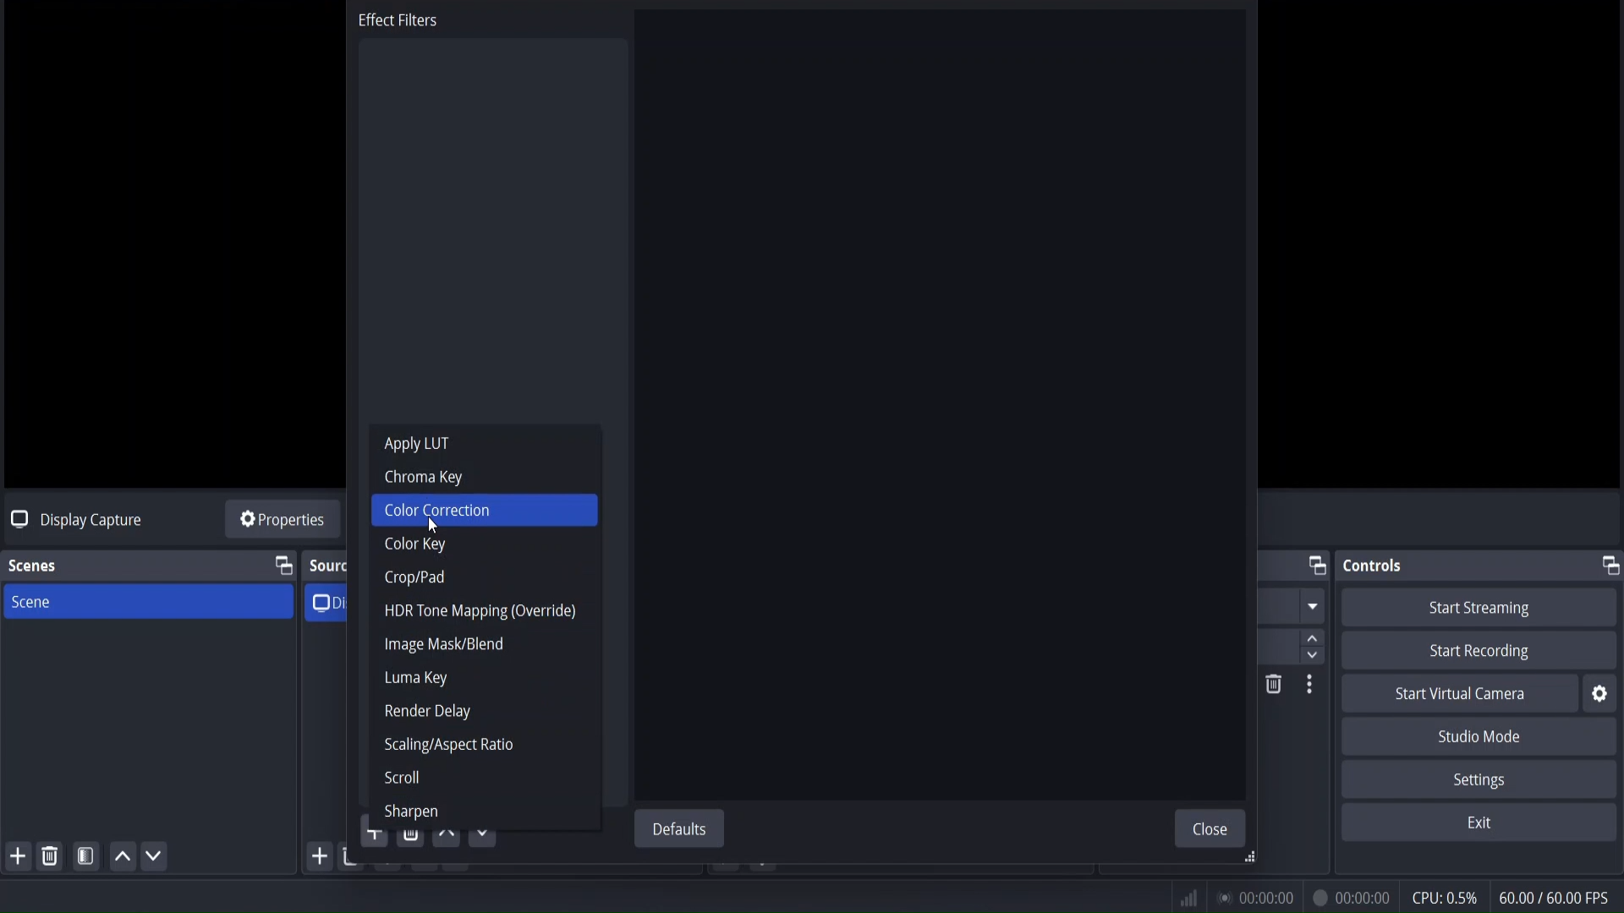 This screenshot has width=1624, height=913. What do you see at coordinates (52, 856) in the screenshot?
I see `remove selected scene` at bounding box center [52, 856].